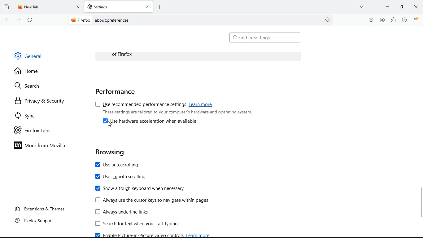 This screenshot has width=423, height=238. Describe the element at coordinates (30, 20) in the screenshot. I see `refresh` at that location.